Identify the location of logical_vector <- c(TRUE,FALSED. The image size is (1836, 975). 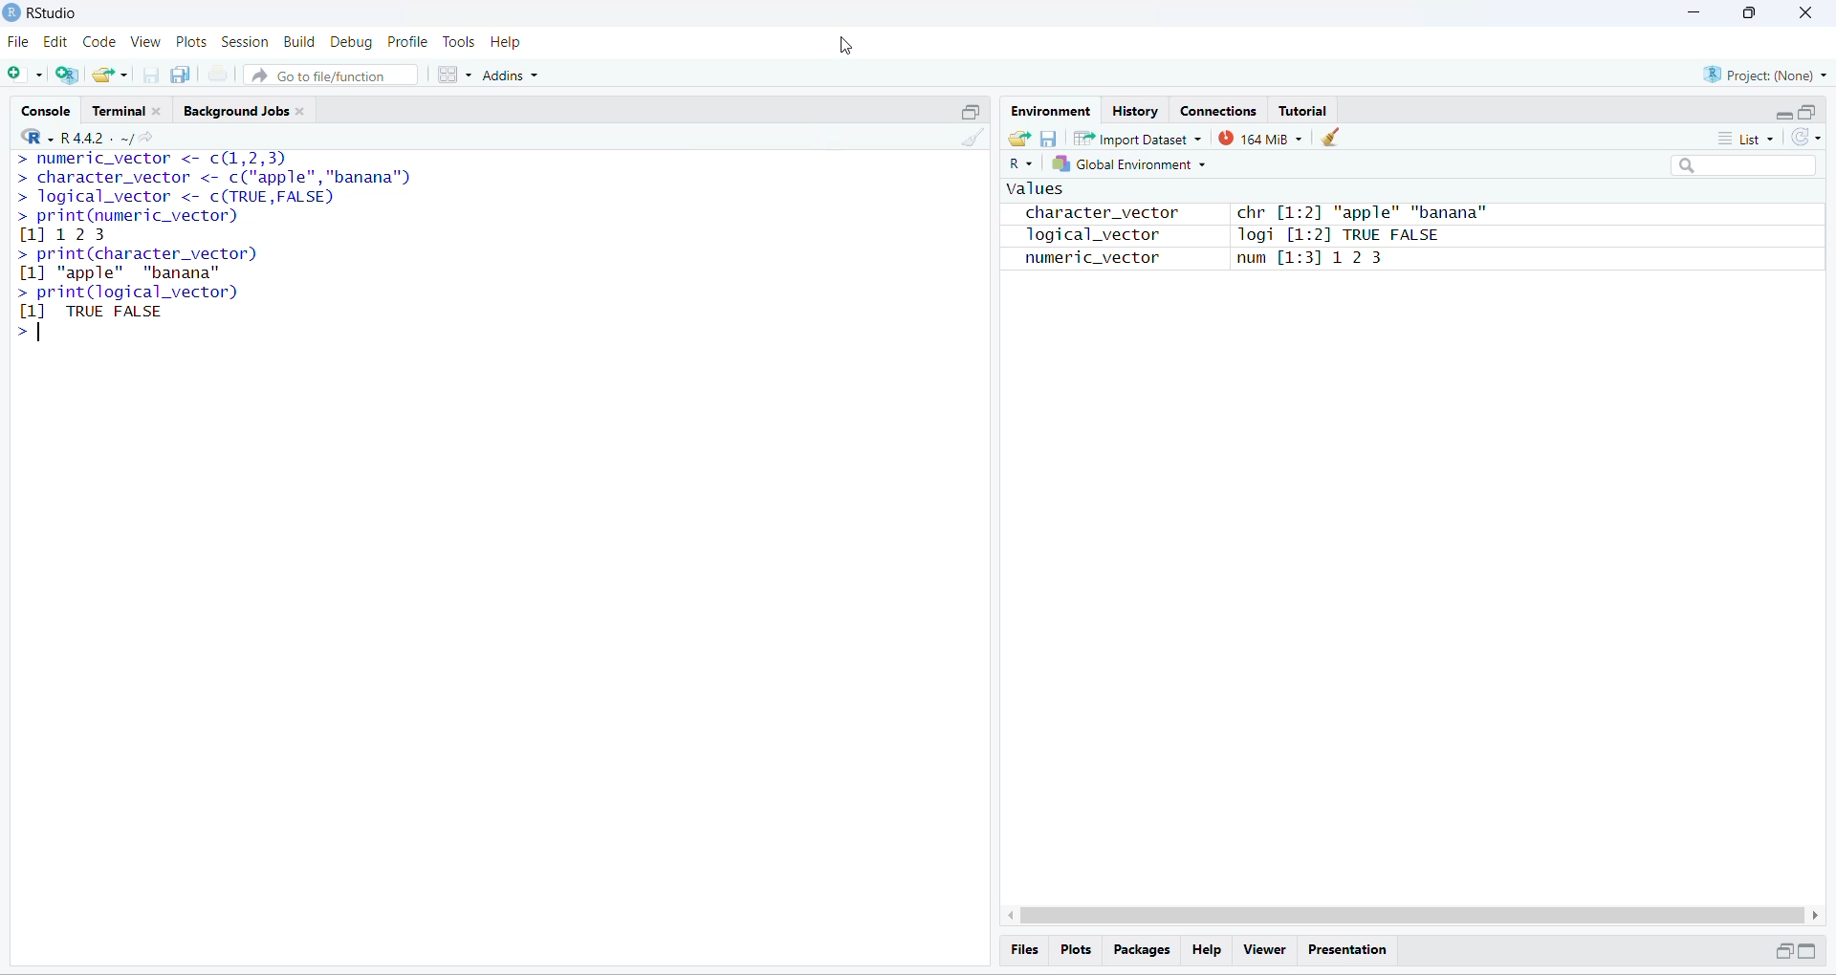
(174, 197).